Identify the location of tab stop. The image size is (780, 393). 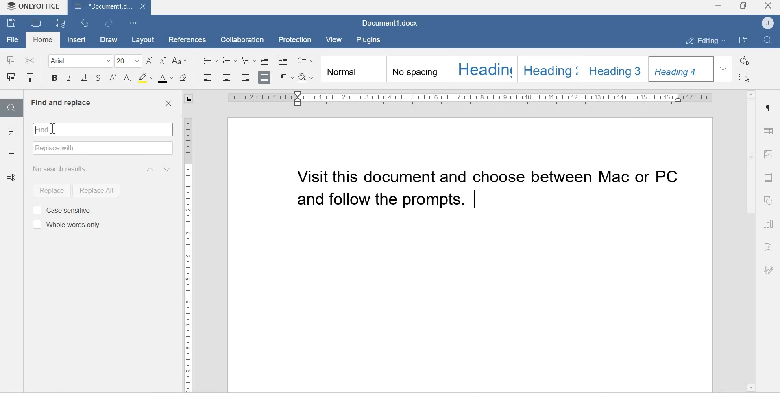
(188, 97).